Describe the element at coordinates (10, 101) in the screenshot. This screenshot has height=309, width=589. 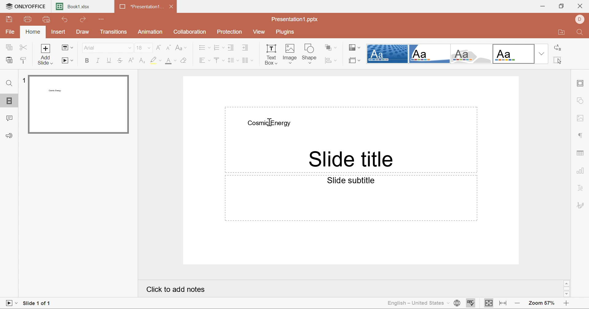
I see `Slides` at that location.